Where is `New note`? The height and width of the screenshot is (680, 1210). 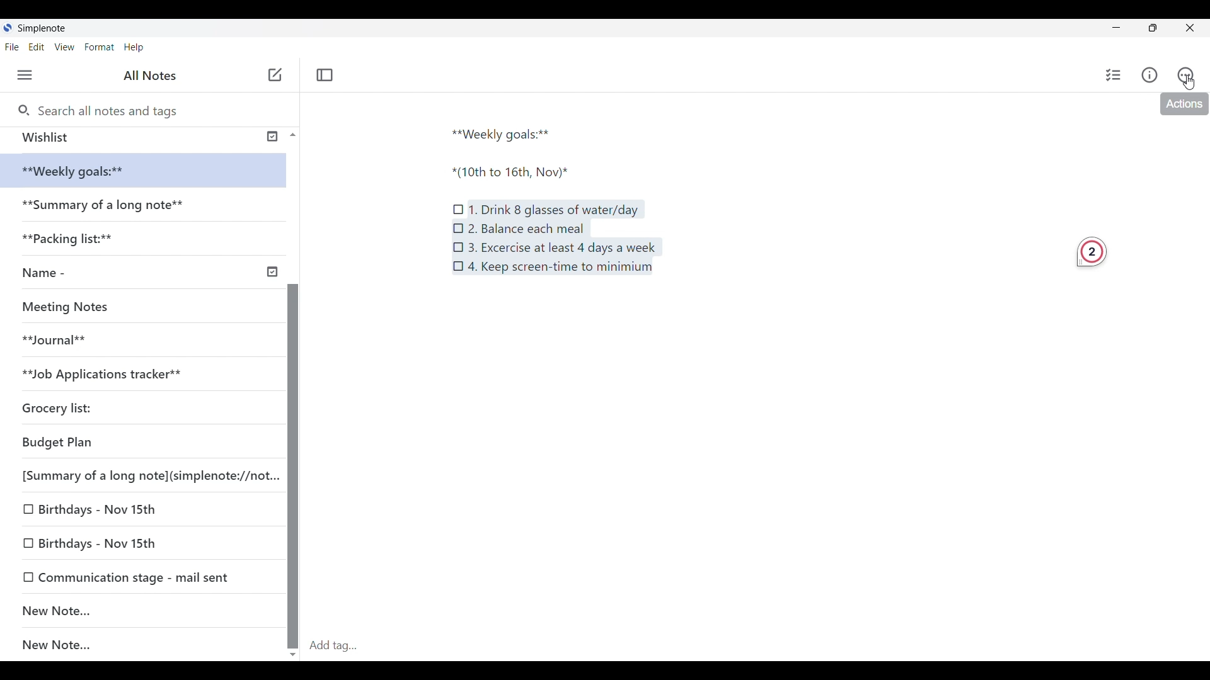
New note is located at coordinates (136, 610).